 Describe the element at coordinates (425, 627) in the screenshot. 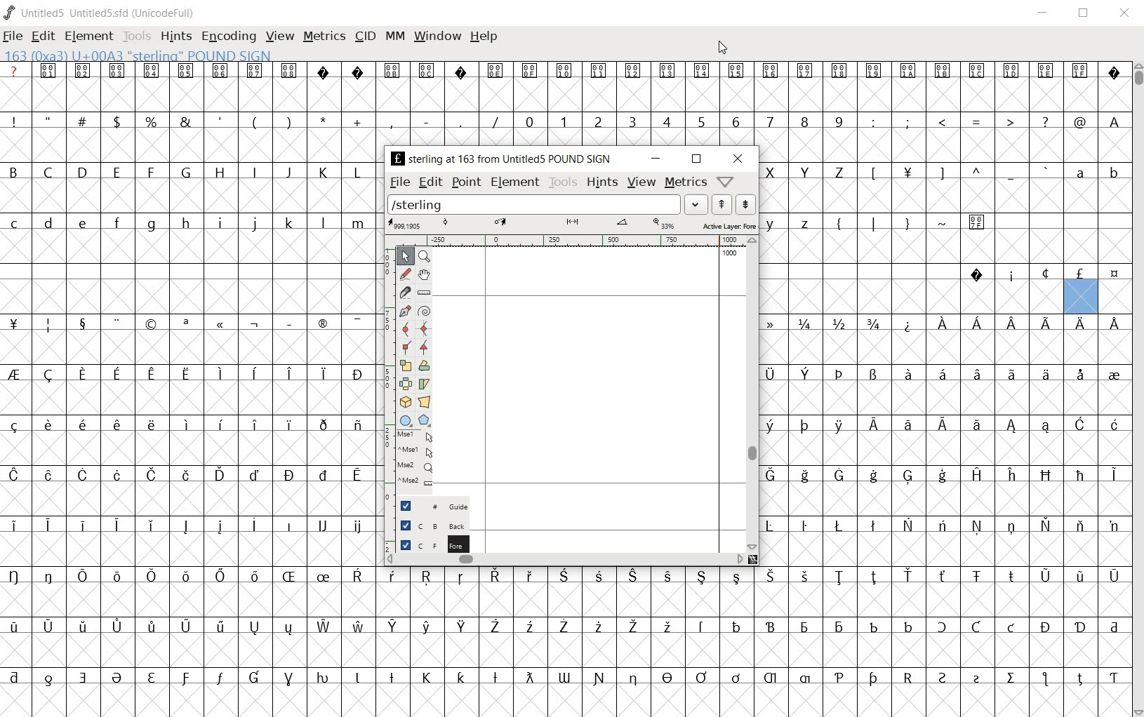

I see `Symbol` at that location.